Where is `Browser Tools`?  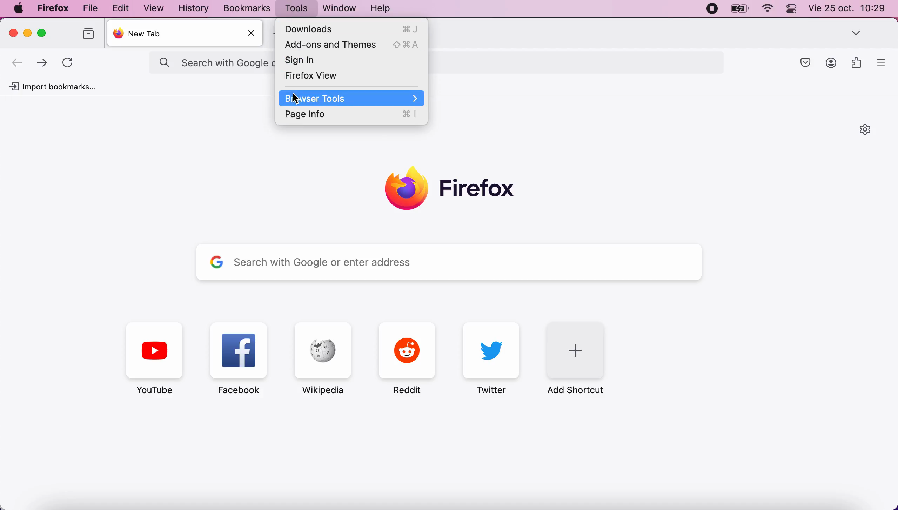
Browser Tools is located at coordinates (351, 98).